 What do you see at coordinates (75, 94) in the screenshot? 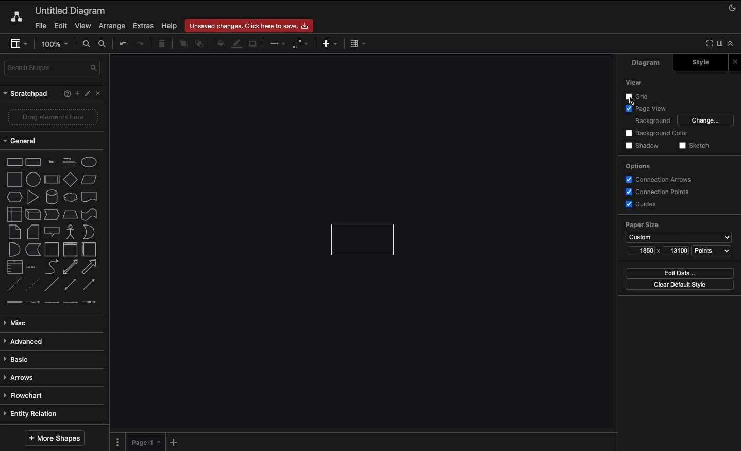
I see `Add` at bounding box center [75, 94].